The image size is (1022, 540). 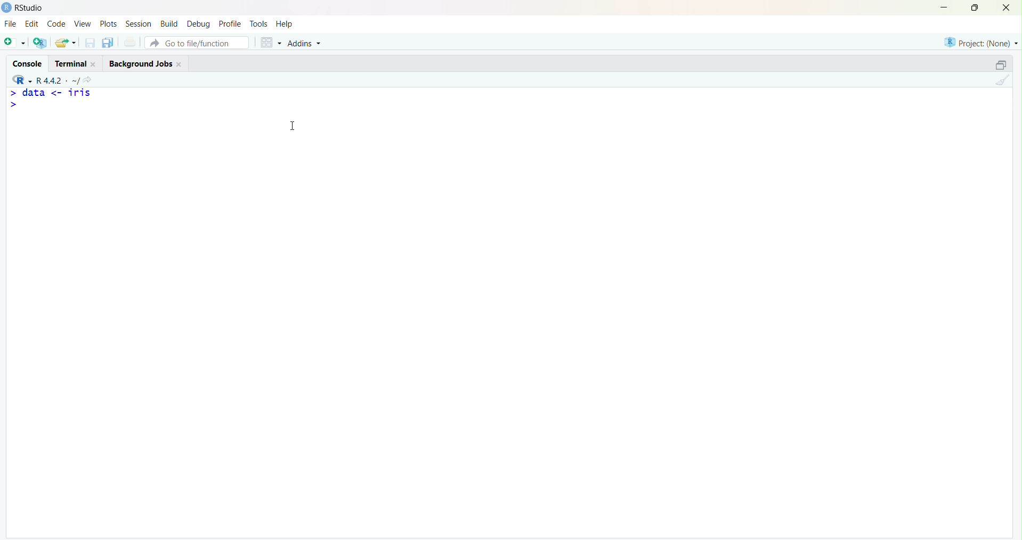 What do you see at coordinates (196, 41) in the screenshot?
I see `Go to file/function` at bounding box center [196, 41].